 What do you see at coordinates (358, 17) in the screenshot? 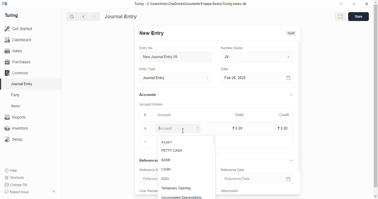
I see `save` at bounding box center [358, 17].